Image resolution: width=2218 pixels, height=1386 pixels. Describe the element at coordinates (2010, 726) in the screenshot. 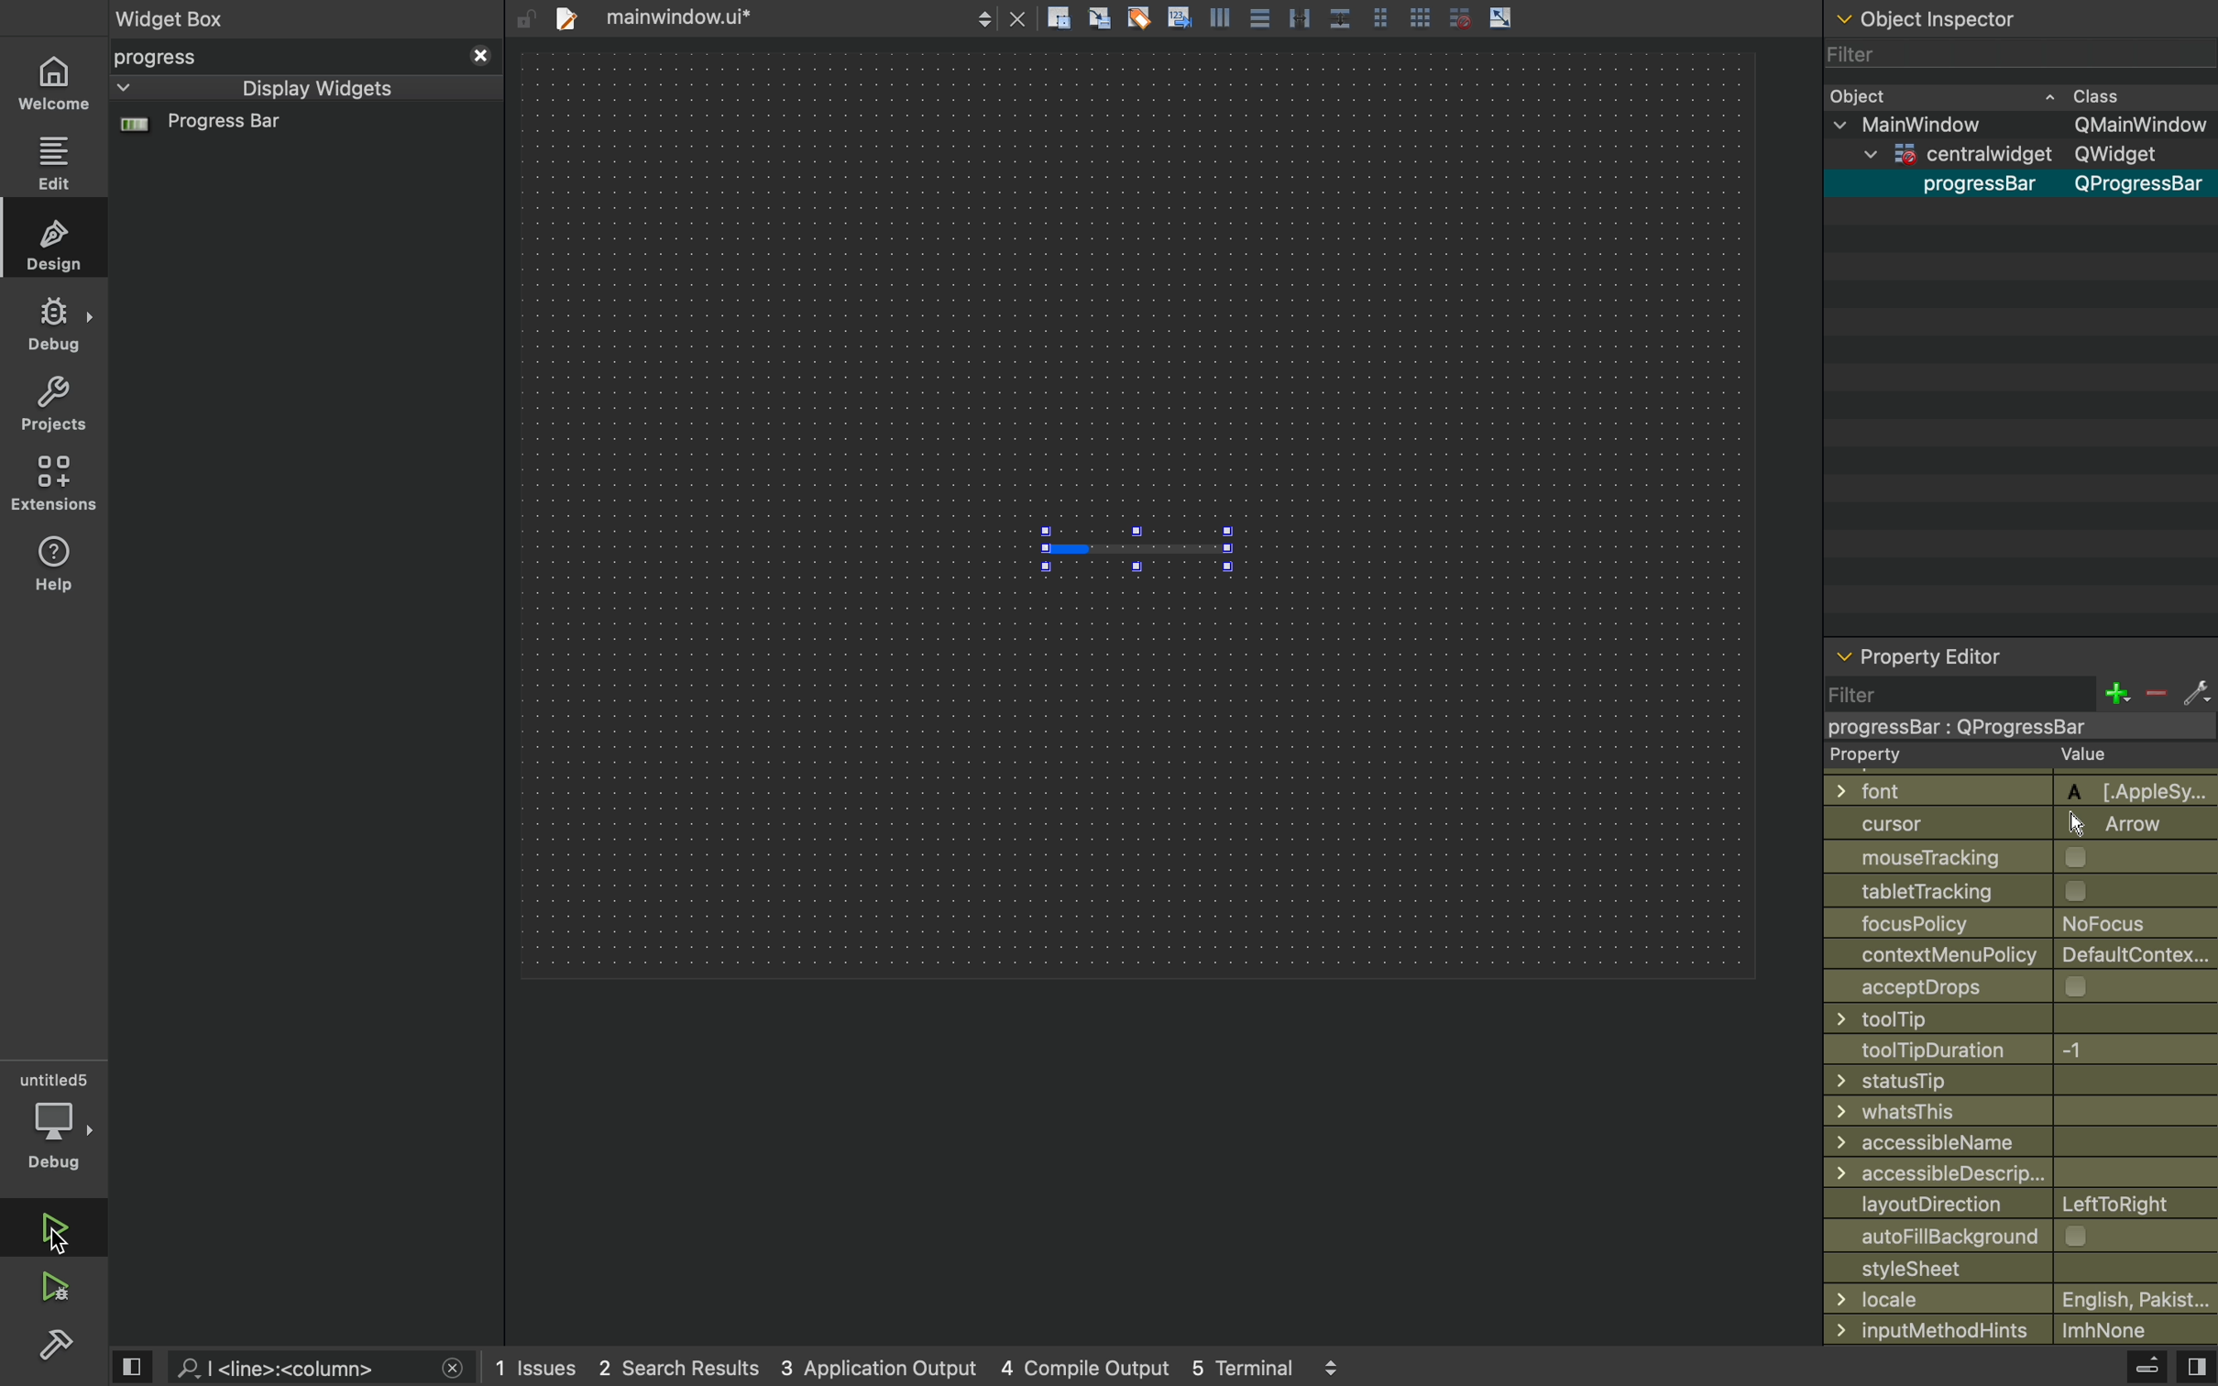

I see `centrawidget` at that location.